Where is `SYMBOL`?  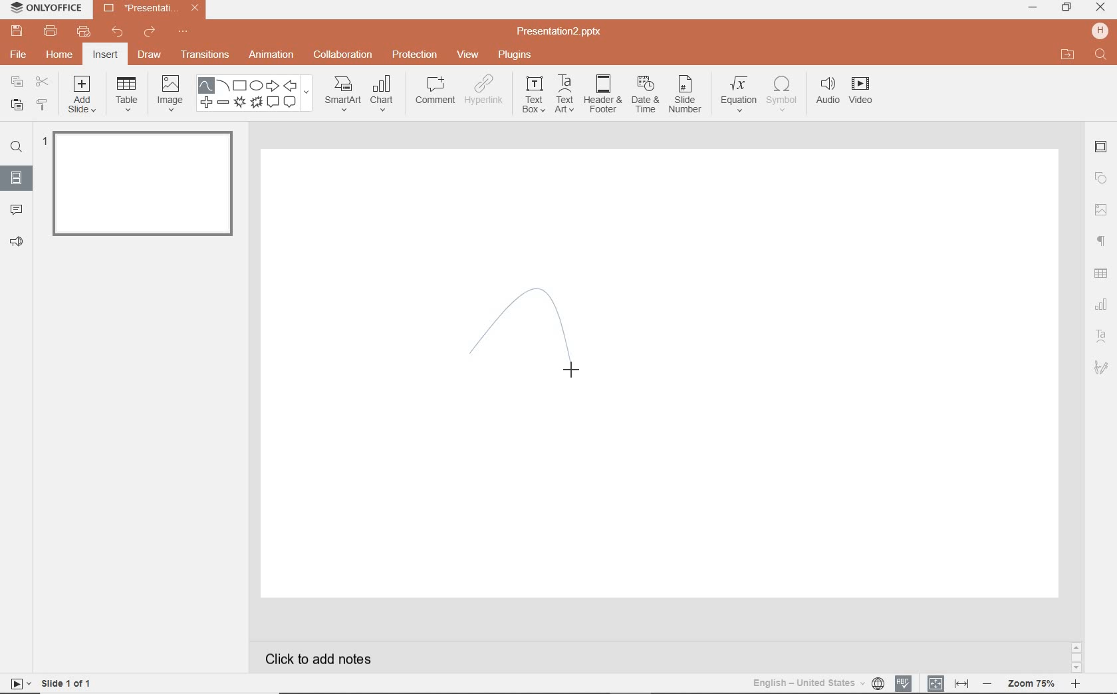 SYMBOL is located at coordinates (782, 94).